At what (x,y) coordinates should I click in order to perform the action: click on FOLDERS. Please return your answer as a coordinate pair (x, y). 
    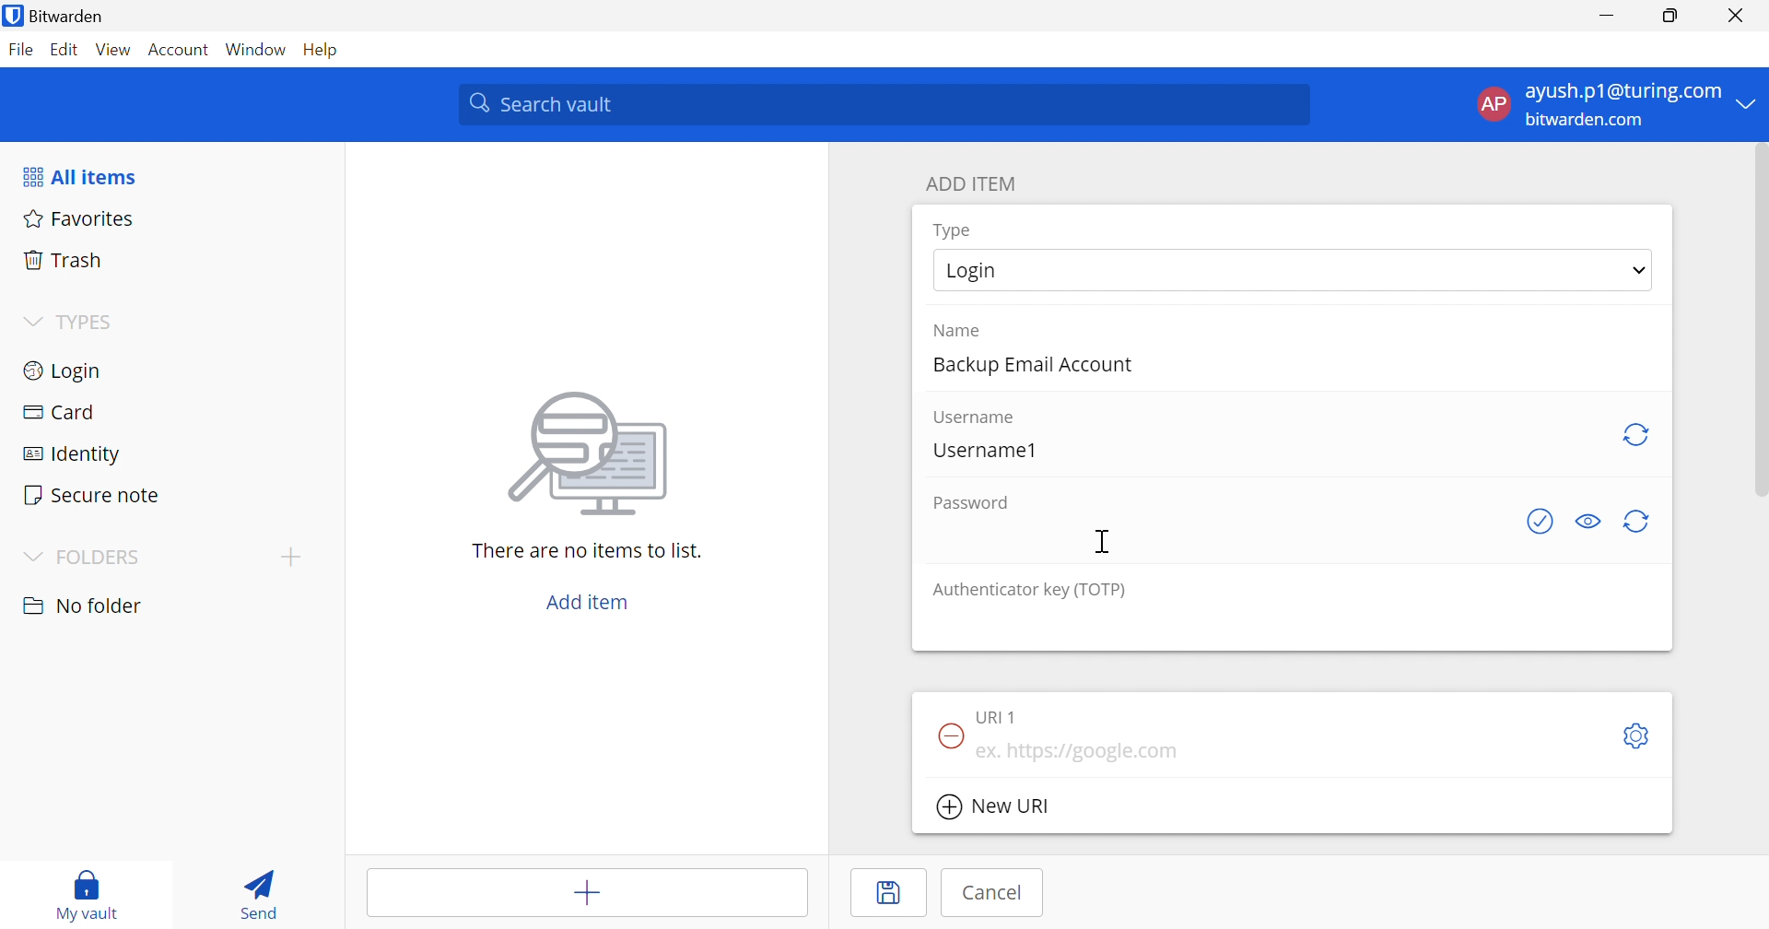
    Looking at the image, I should click on (84, 556).